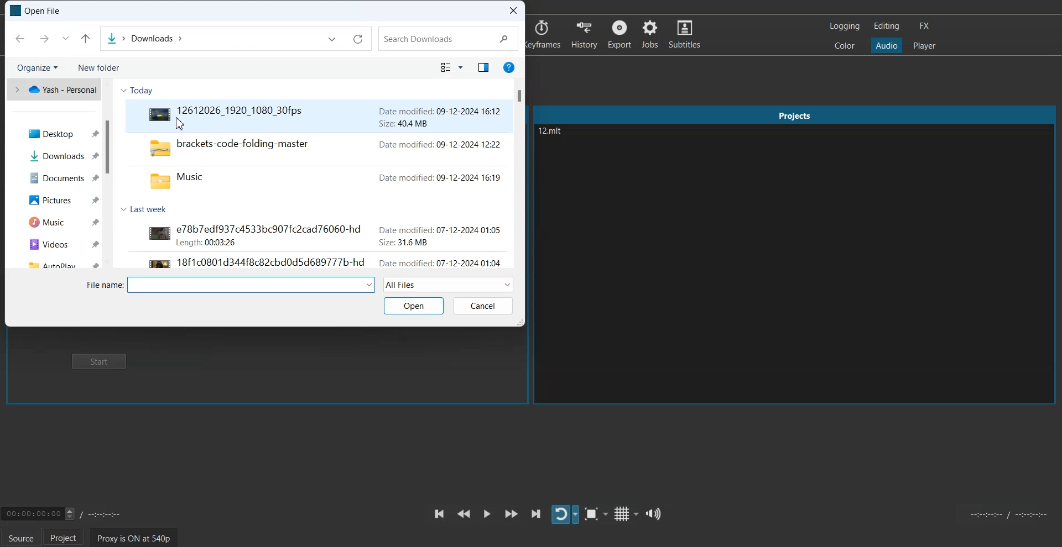 Image resolution: width=1062 pixels, height=547 pixels. I want to click on Videos, so click(55, 244).